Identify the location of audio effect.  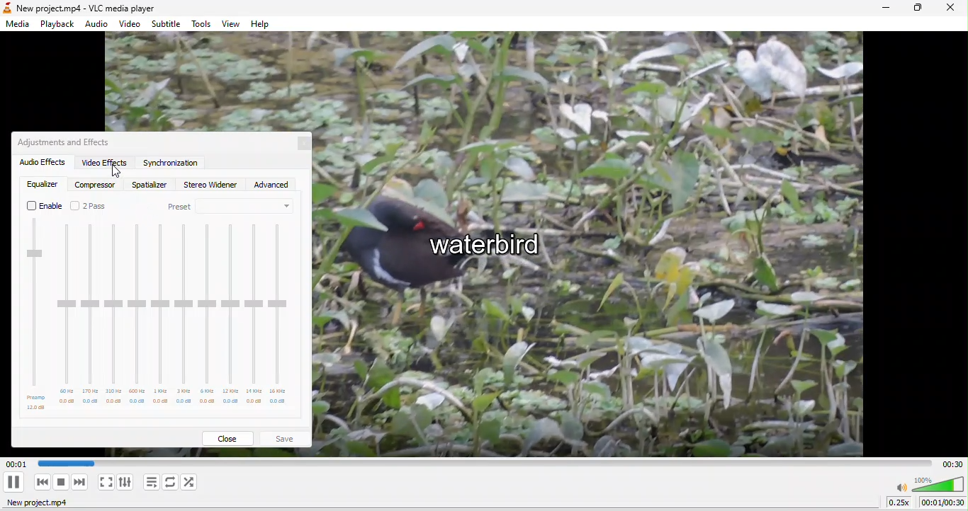
(40, 163).